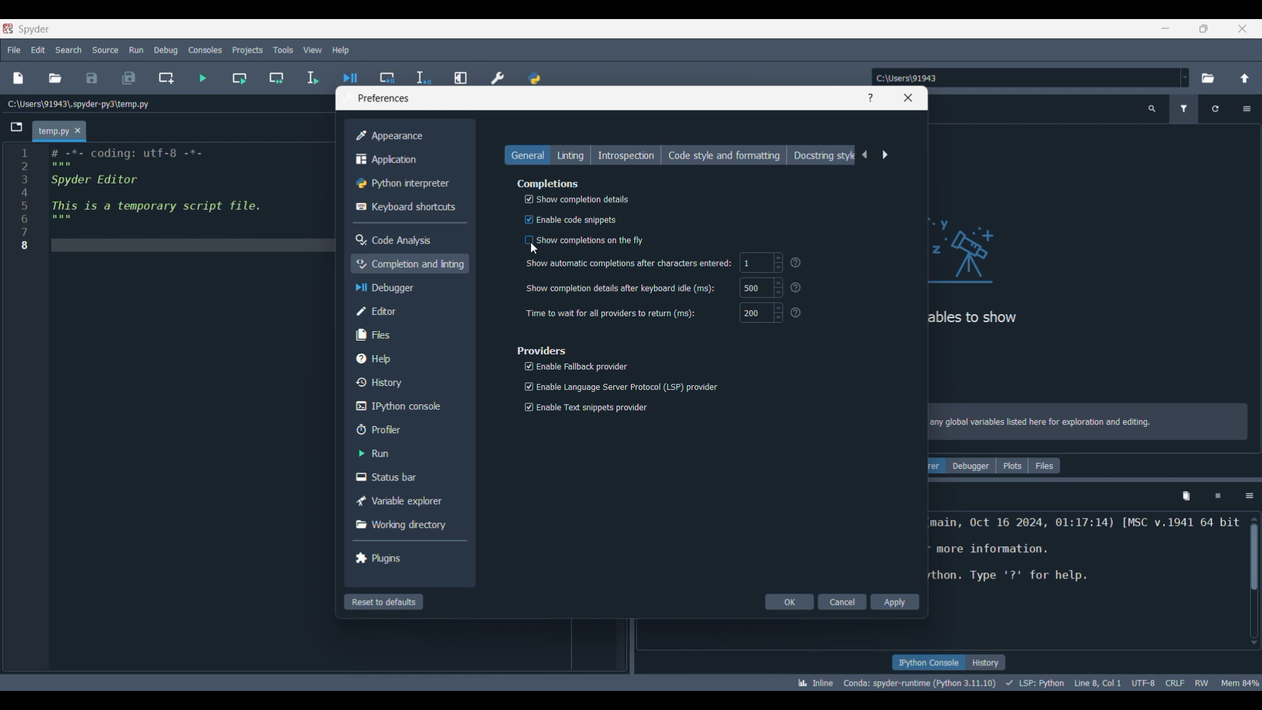  Describe the element at coordinates (1249, 496) in the screenshot. I see `Options` at that location.